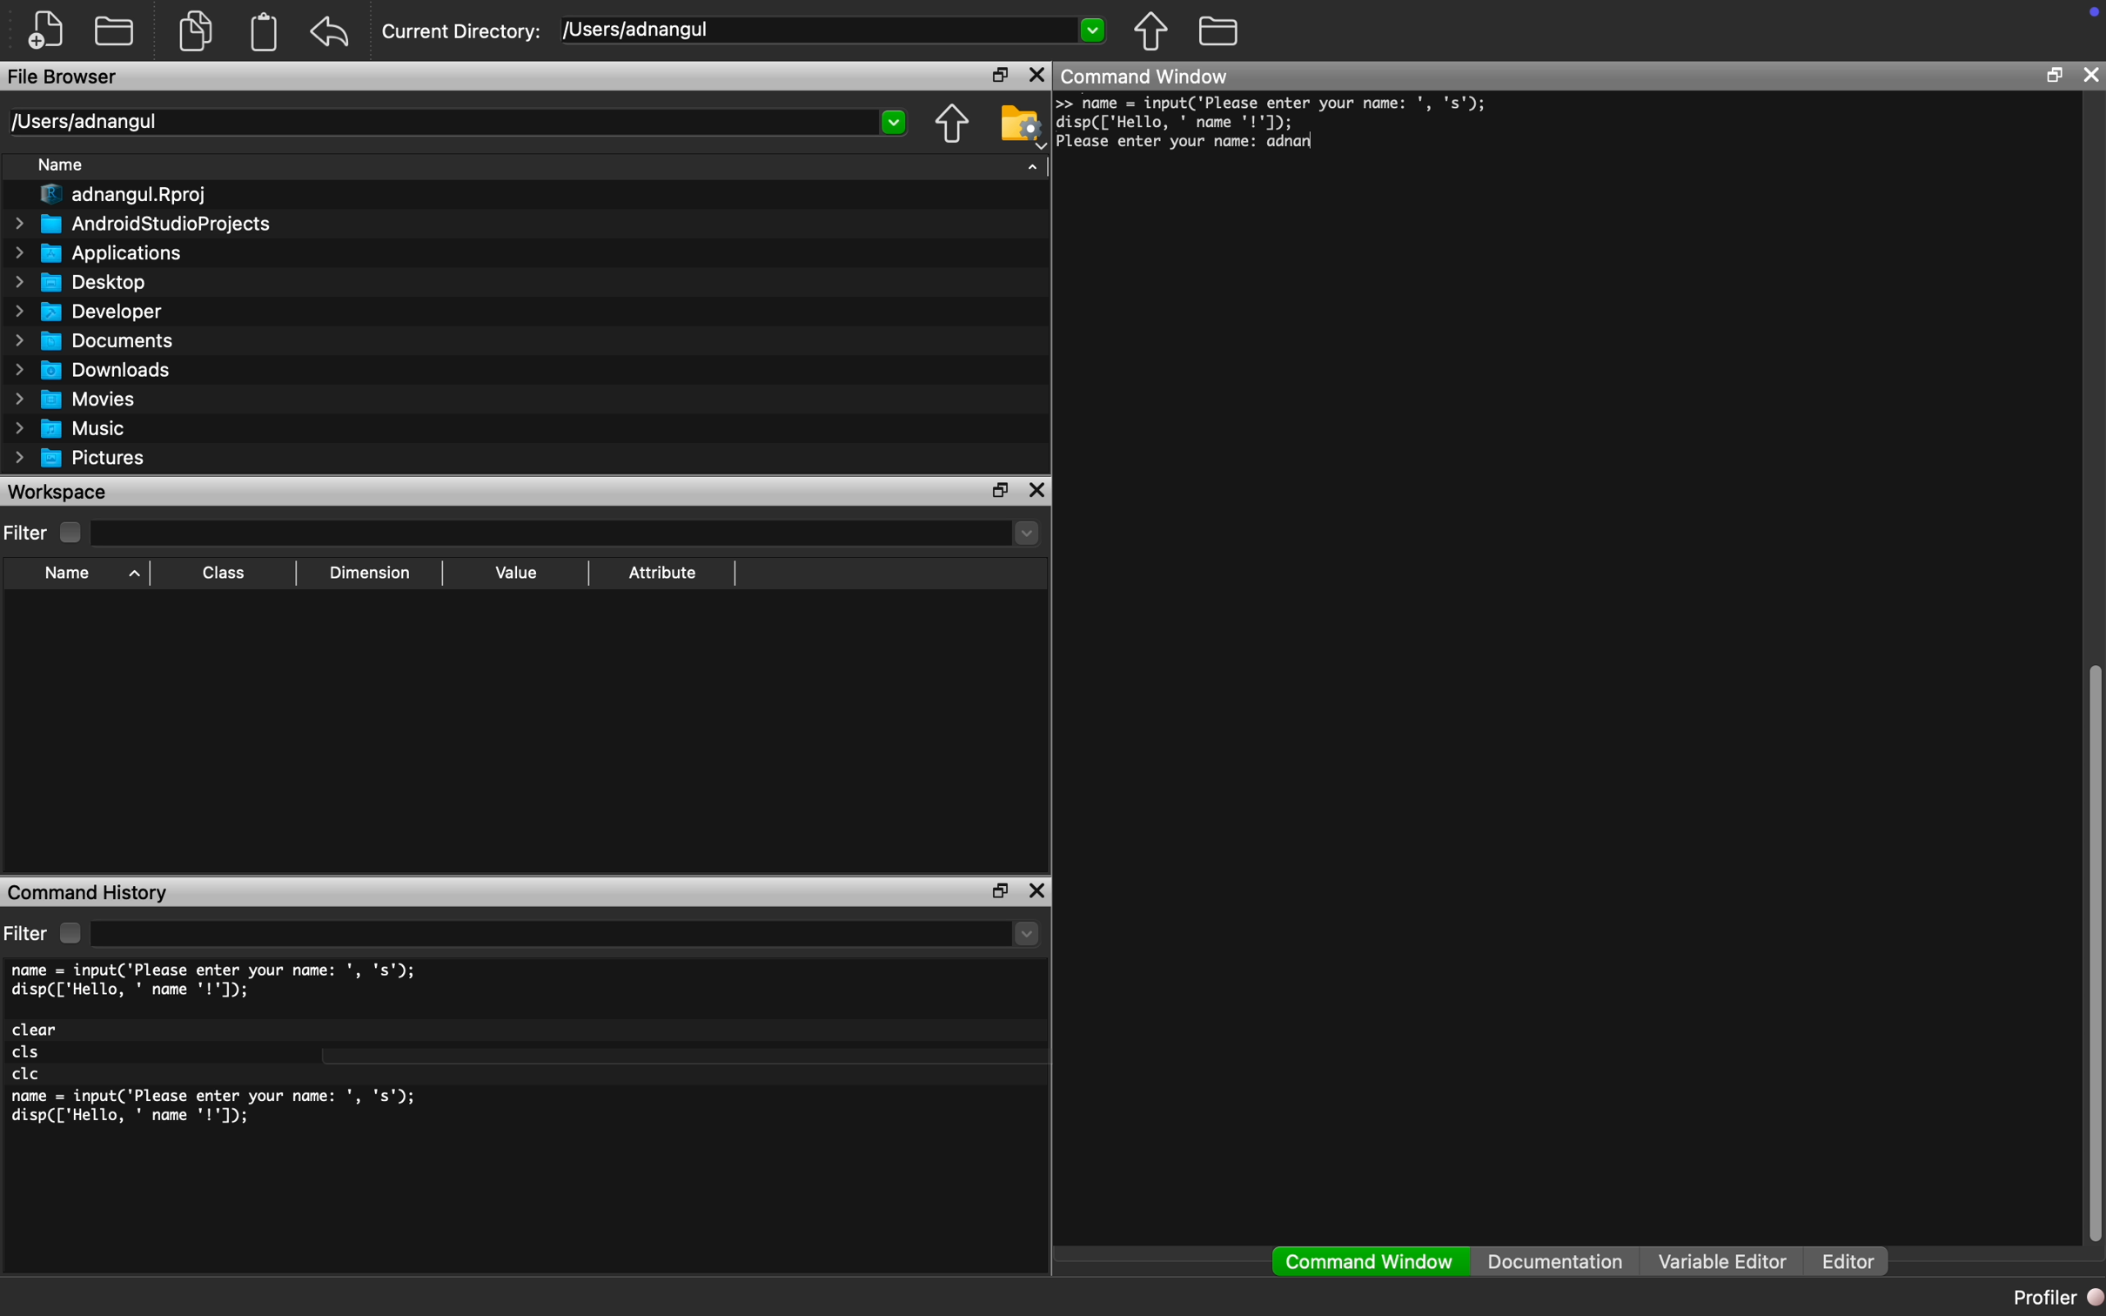 The width and height of the screenshot is (2106, 1316). What do you see at coordinates (37, 1030) in the screenshot?
I see `clear` at bounding box center [37, 1030].